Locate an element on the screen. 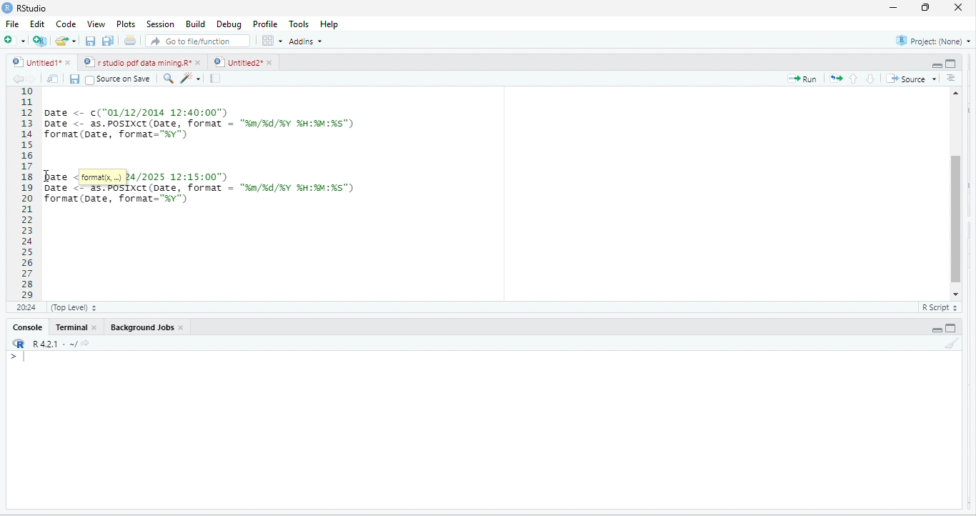 The width and height of the screenshot is (976, 516). Edit is located at coordinates (37, 26).